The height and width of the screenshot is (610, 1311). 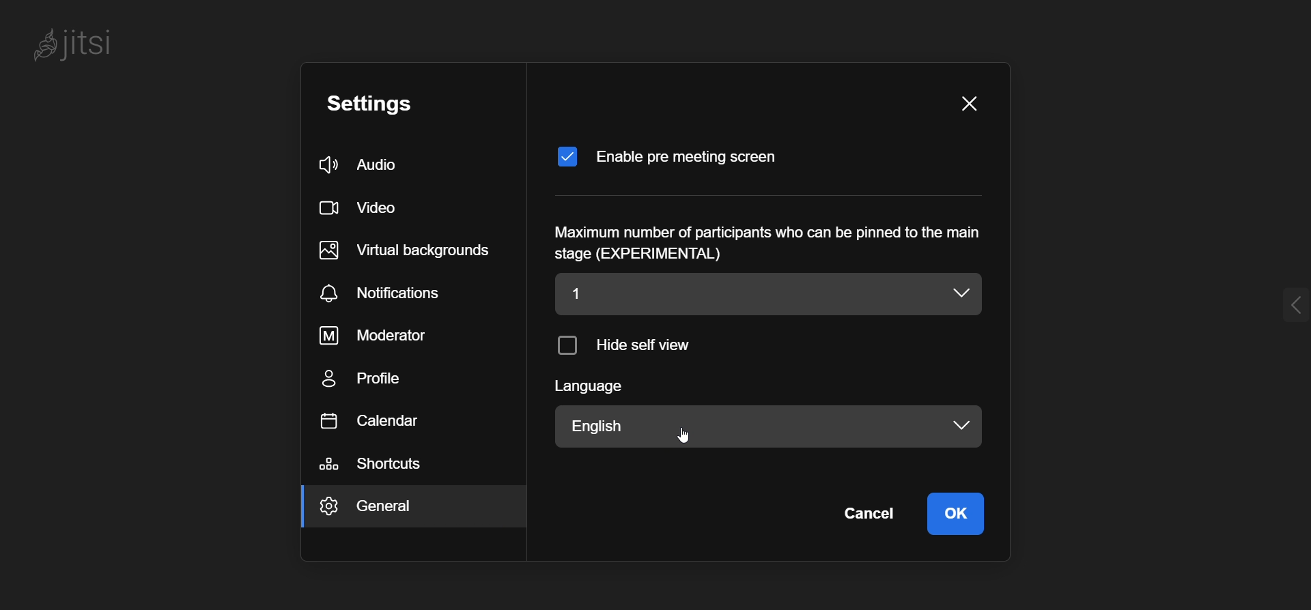 I want to click on moderator, so click(x=381, y=336).